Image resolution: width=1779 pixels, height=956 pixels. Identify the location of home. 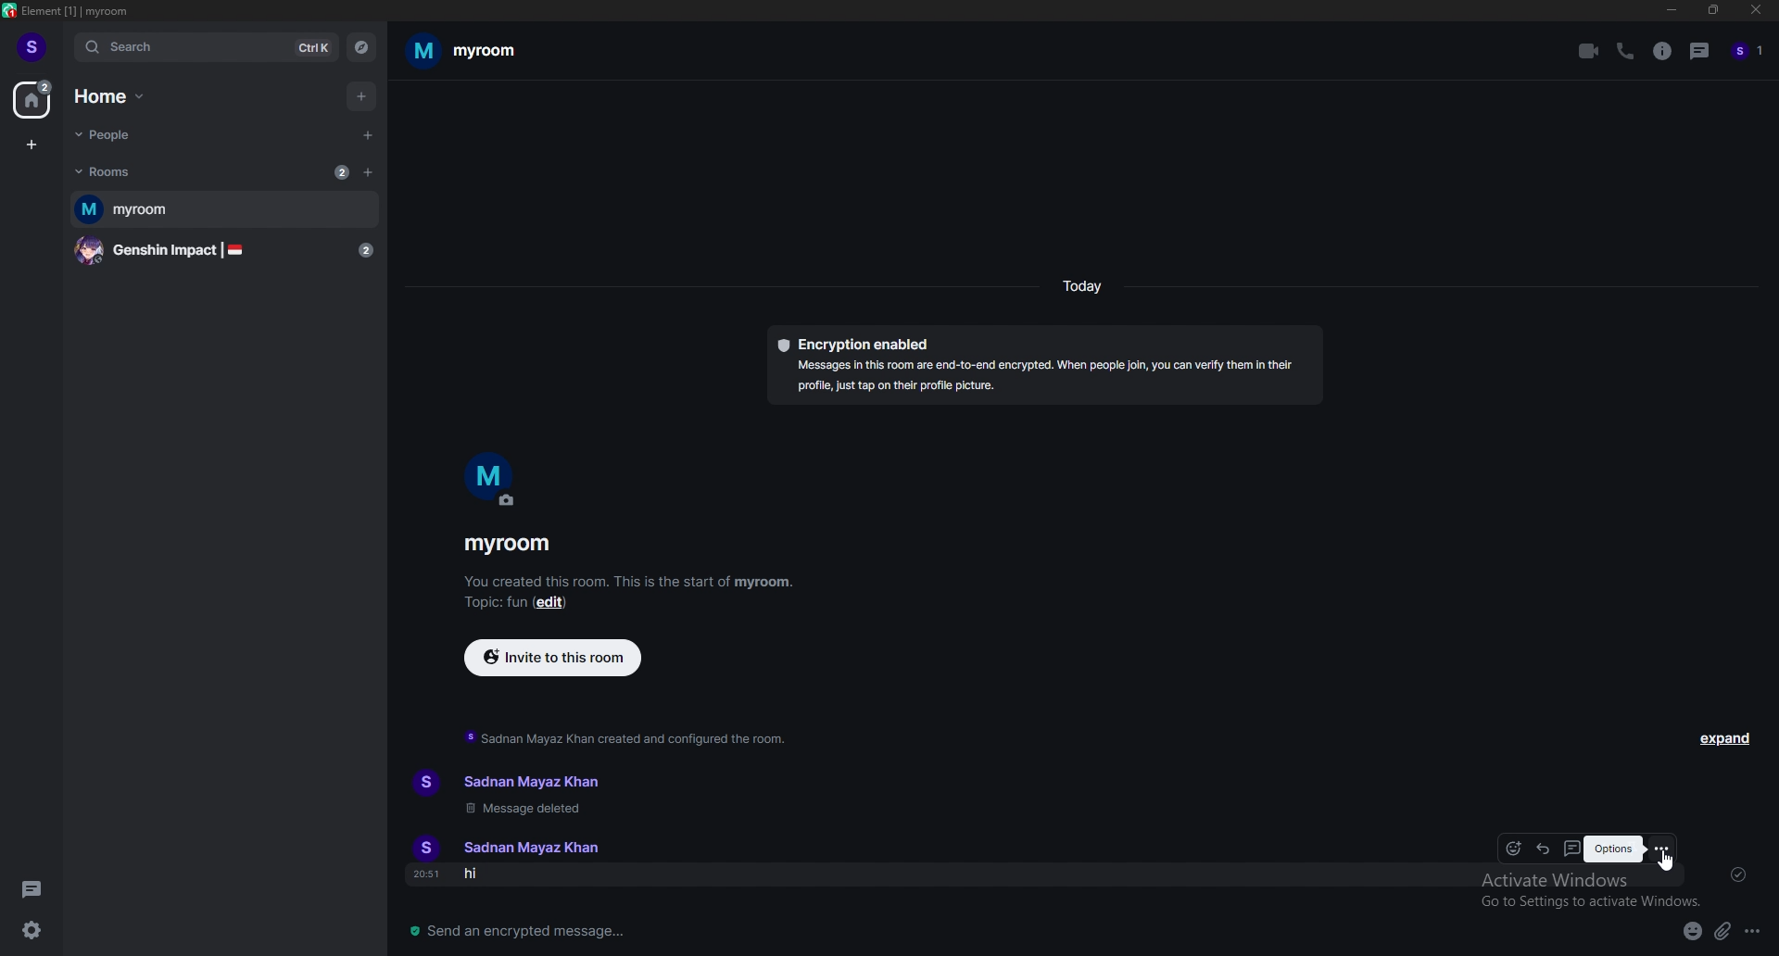
(112, 96).